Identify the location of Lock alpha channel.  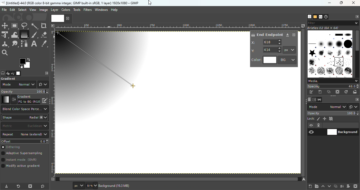
(332, 119).